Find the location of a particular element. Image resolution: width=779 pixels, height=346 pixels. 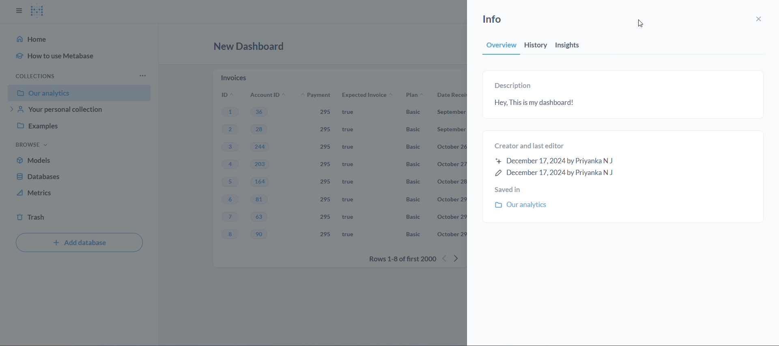

account ID's is located at coordinates (267, 95).